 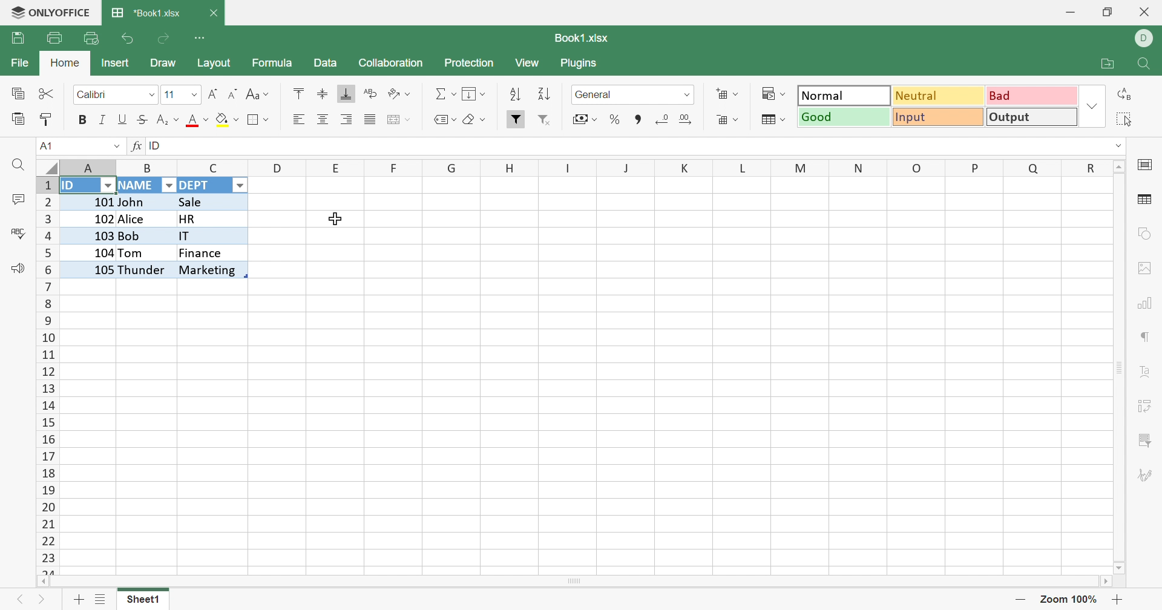 What do you see at coordinates (88, 251) in the screenshot?
I see `104` at bounding box center [88, 251].